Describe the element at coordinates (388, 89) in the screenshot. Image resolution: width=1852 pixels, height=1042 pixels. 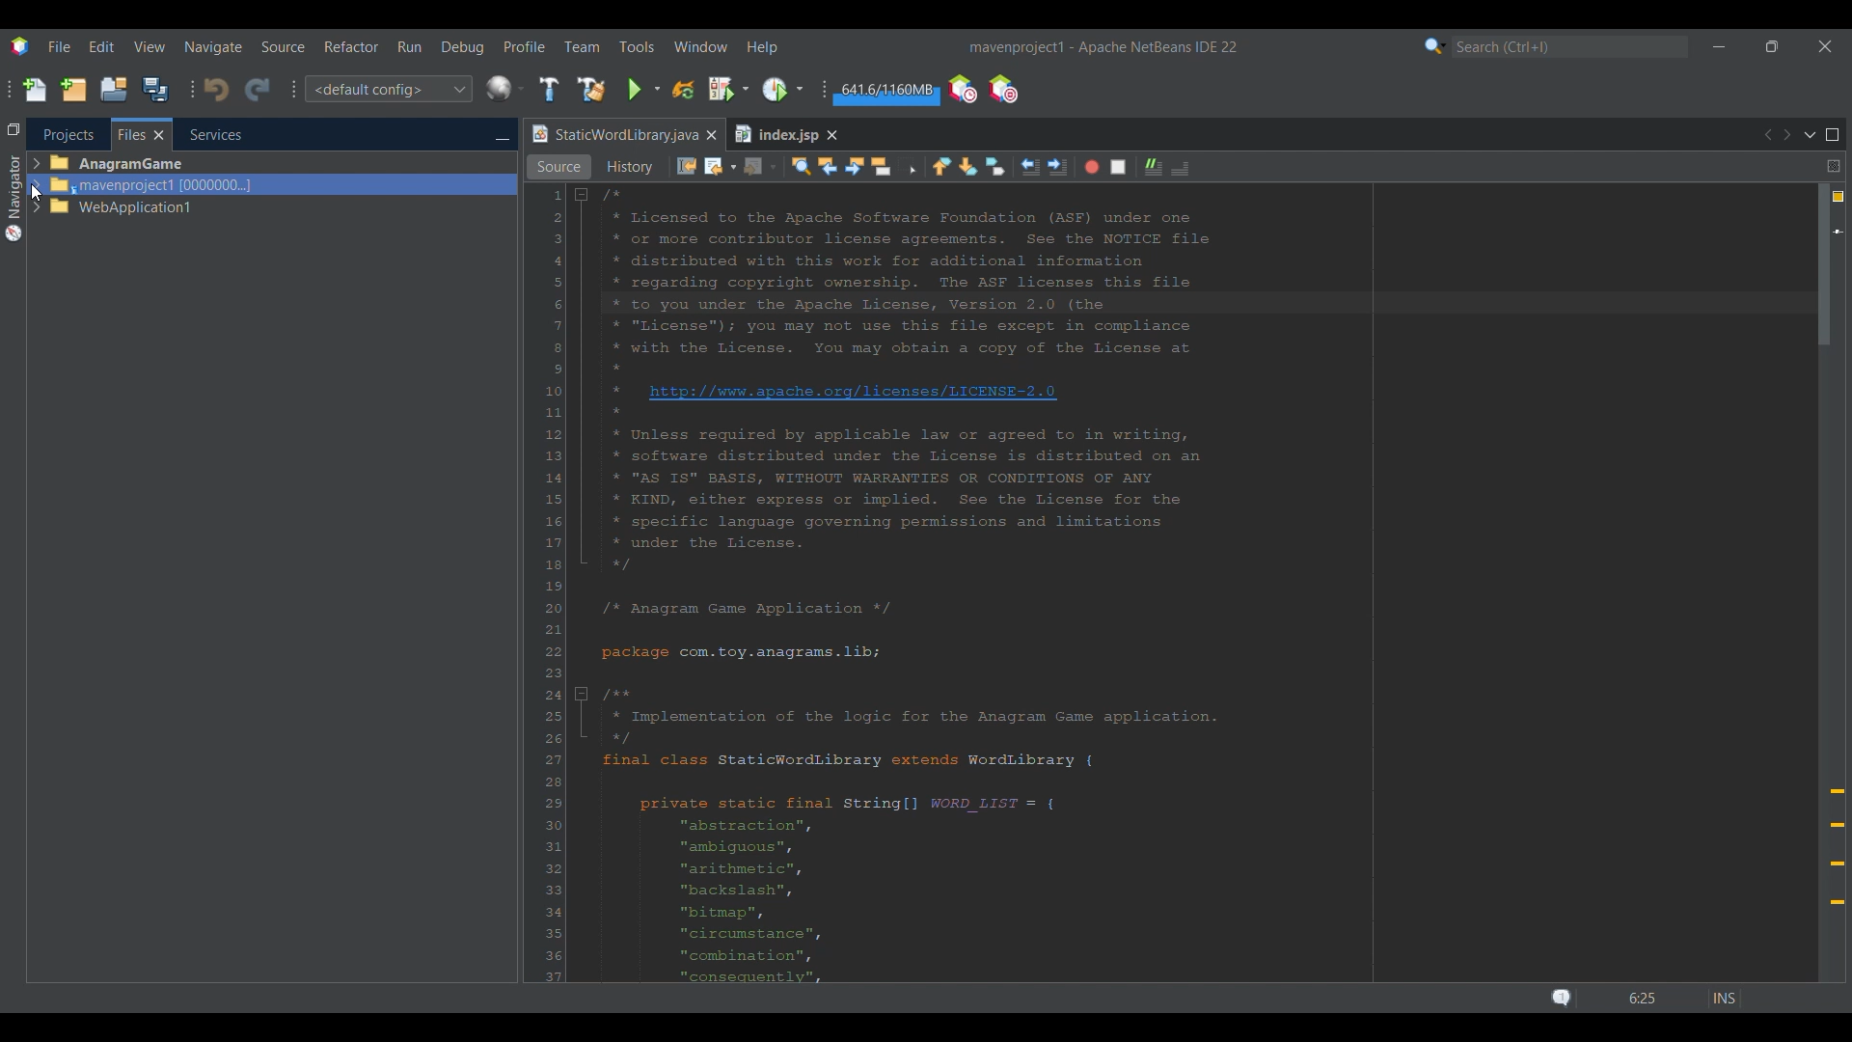
I see `Configuration options` at that location.